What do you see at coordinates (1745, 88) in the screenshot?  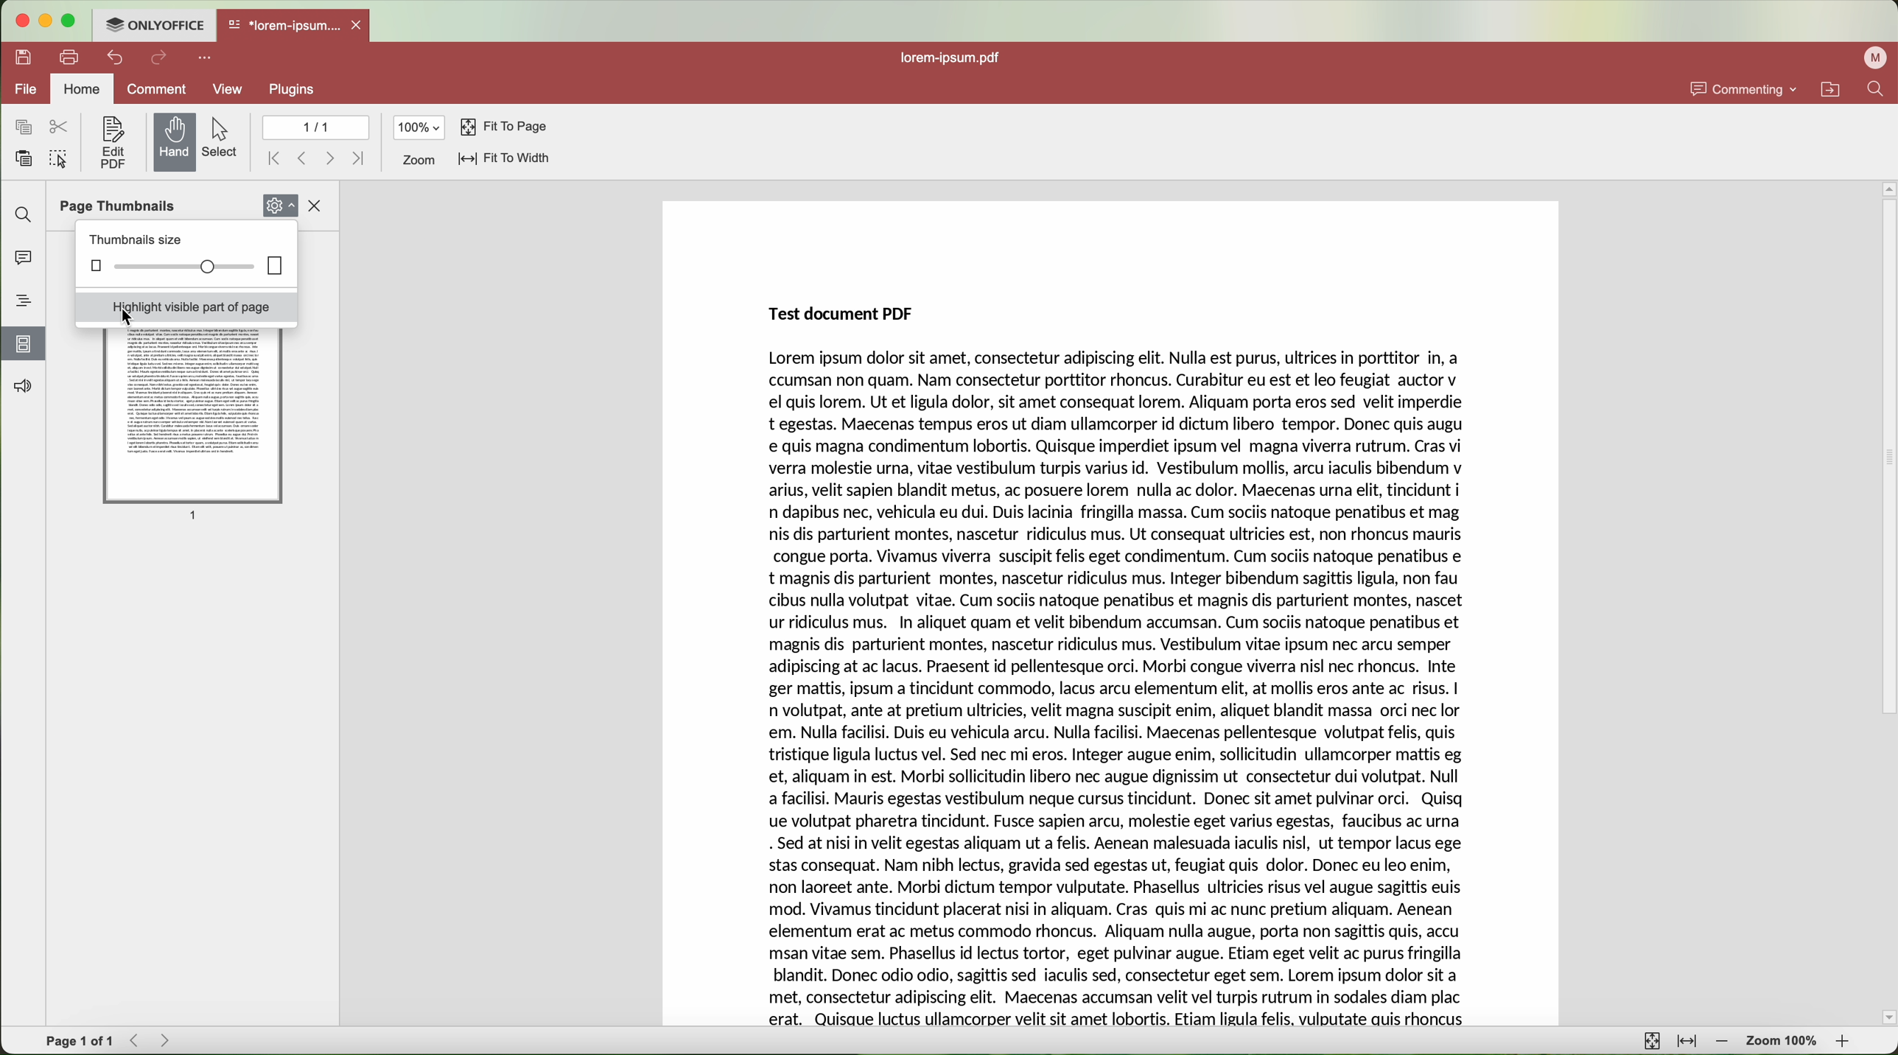 I see `commenting` at bounding box center [1745, 88].